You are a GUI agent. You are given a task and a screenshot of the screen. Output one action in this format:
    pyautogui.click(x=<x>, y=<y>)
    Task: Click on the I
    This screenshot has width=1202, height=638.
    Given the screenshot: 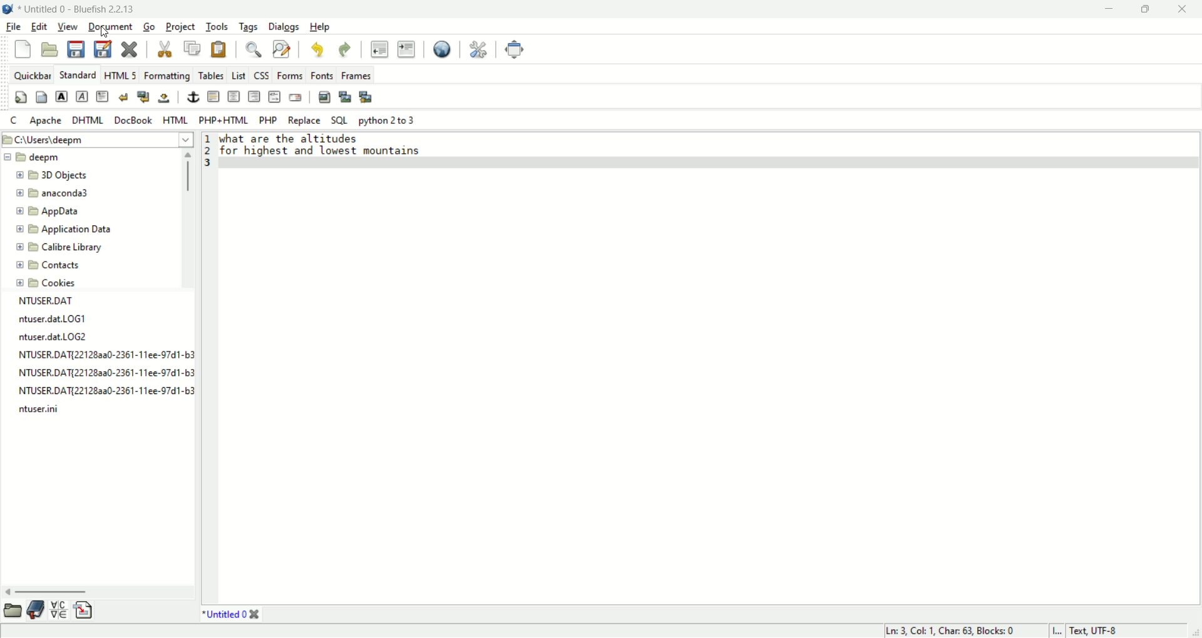 What is the action you would take?
    pyautogui.click(x=1059, y=630)
    